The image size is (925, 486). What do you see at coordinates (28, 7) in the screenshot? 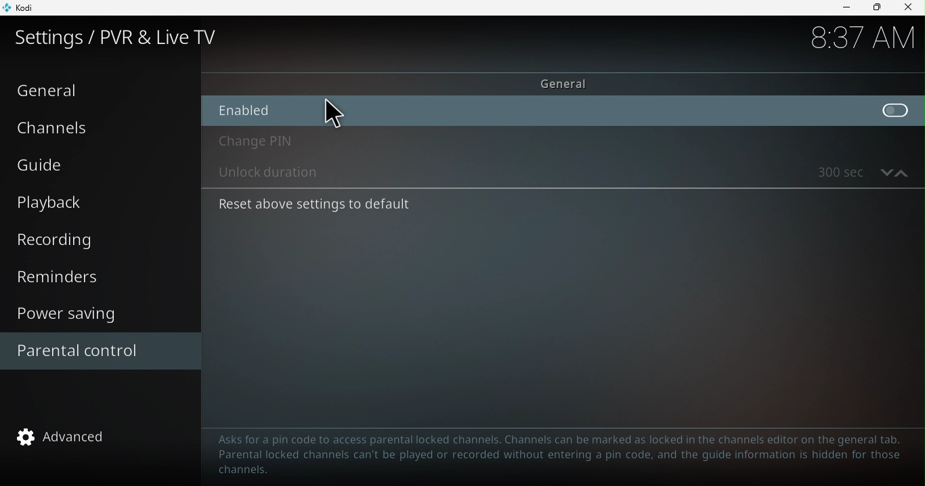
I see `Kodi icon` at bounding box center [28, 7].